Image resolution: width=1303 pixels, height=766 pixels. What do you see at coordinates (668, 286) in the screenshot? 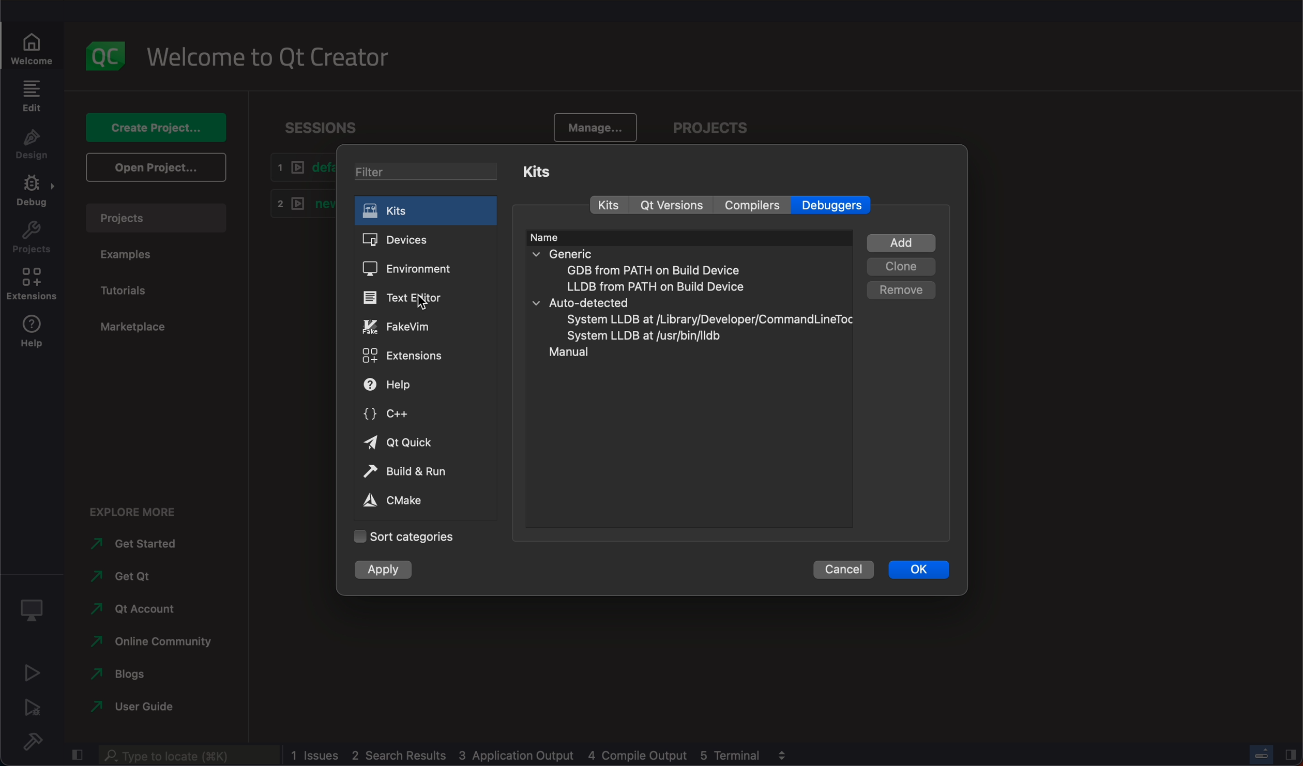
I see `LLDB` at bounding box center [668, 286].